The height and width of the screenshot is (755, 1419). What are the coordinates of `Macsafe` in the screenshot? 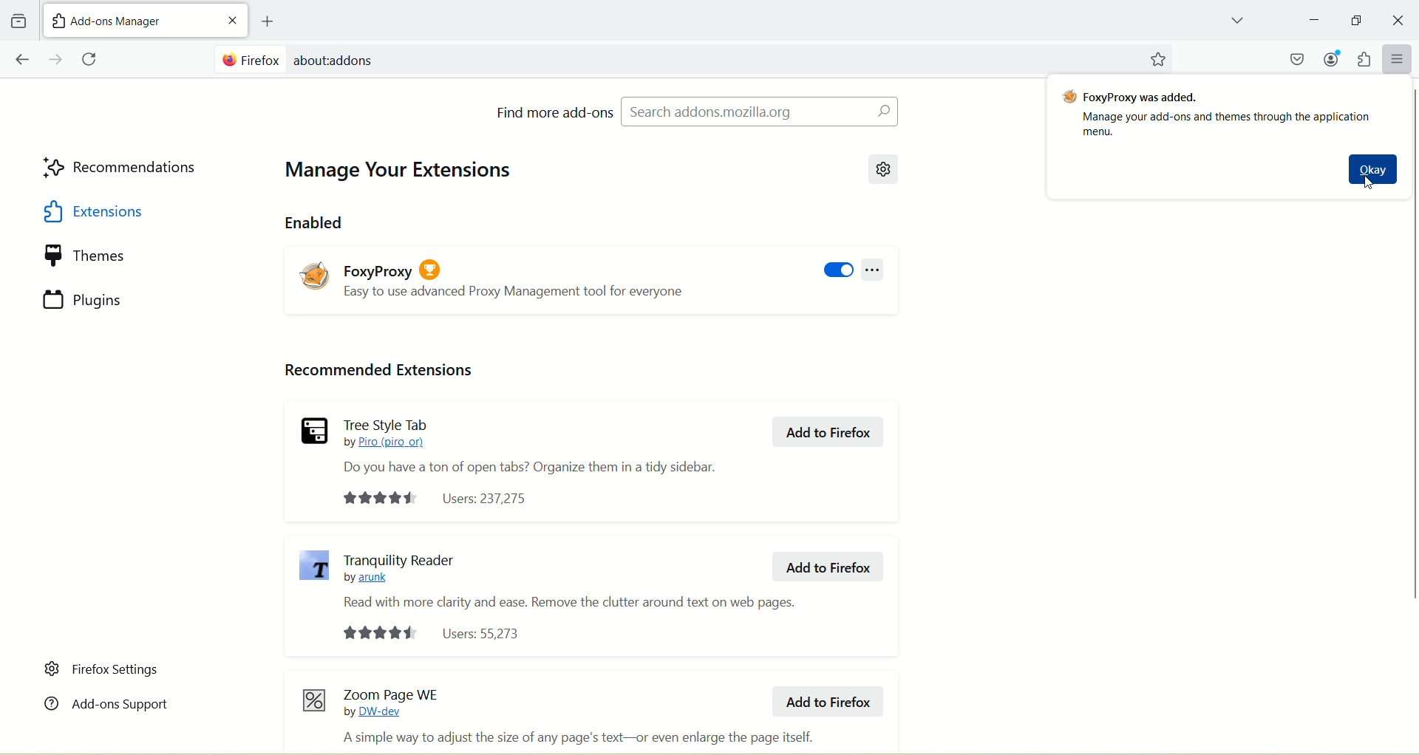 It's located at (1299, 58).